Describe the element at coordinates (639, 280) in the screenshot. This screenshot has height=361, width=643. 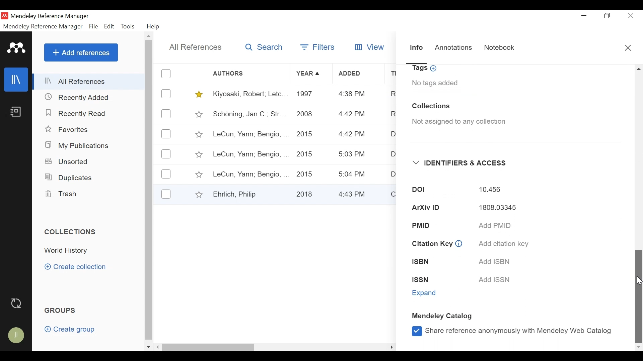
I see `Cursor` at that location.